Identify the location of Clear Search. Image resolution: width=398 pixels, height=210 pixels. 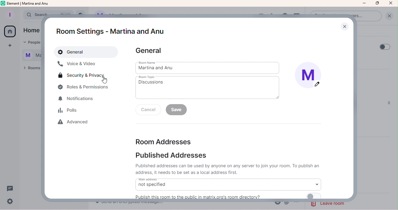
(388, 17).